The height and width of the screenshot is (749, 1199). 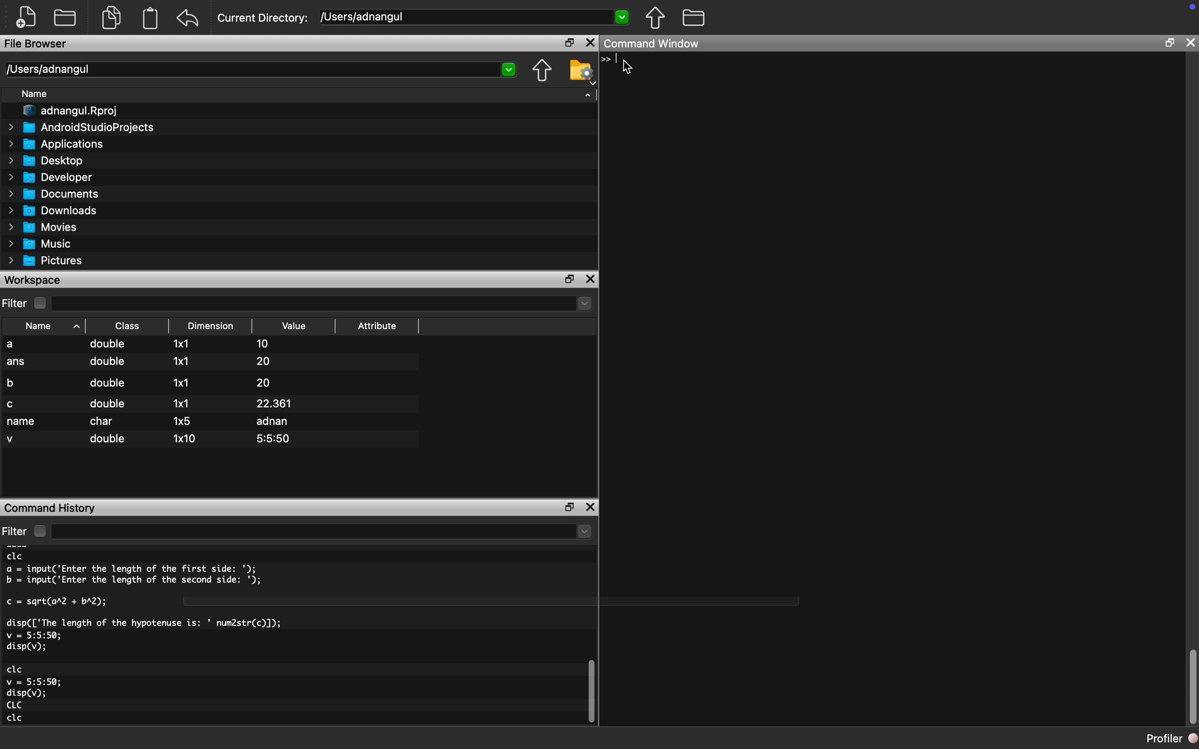 What do you see at coordinates (211, 325) in the screenshot?
I see `Dimension` at bounding box center [211, 325].